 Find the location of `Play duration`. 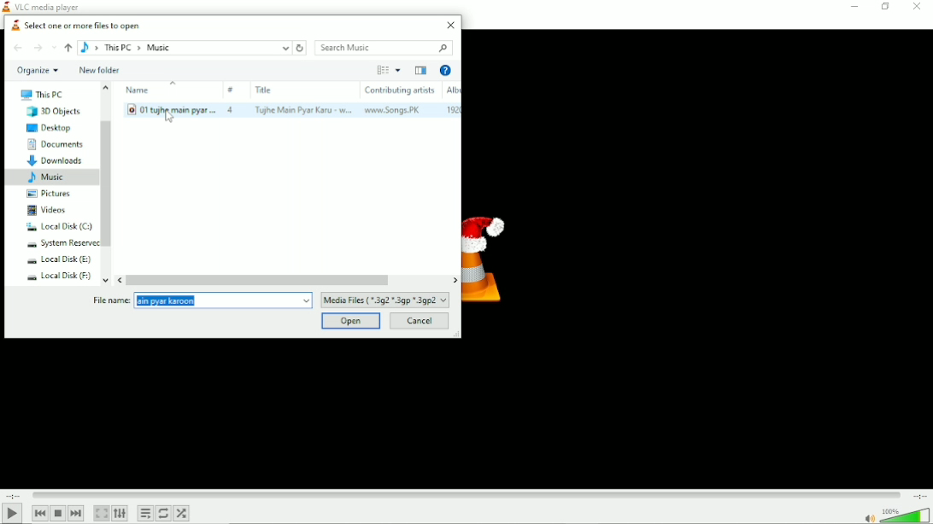

Play duration is located at coordinates (466, 496).